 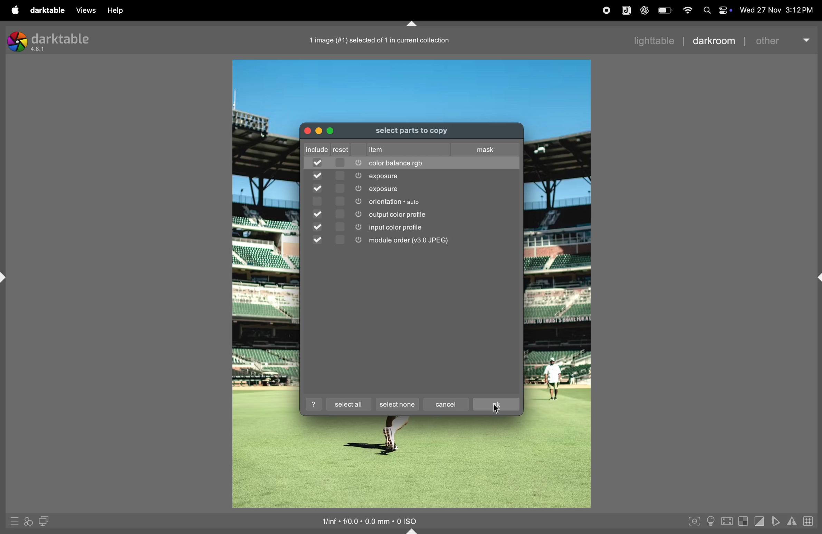 I want to click on exposure, so click(x=425, y=189).